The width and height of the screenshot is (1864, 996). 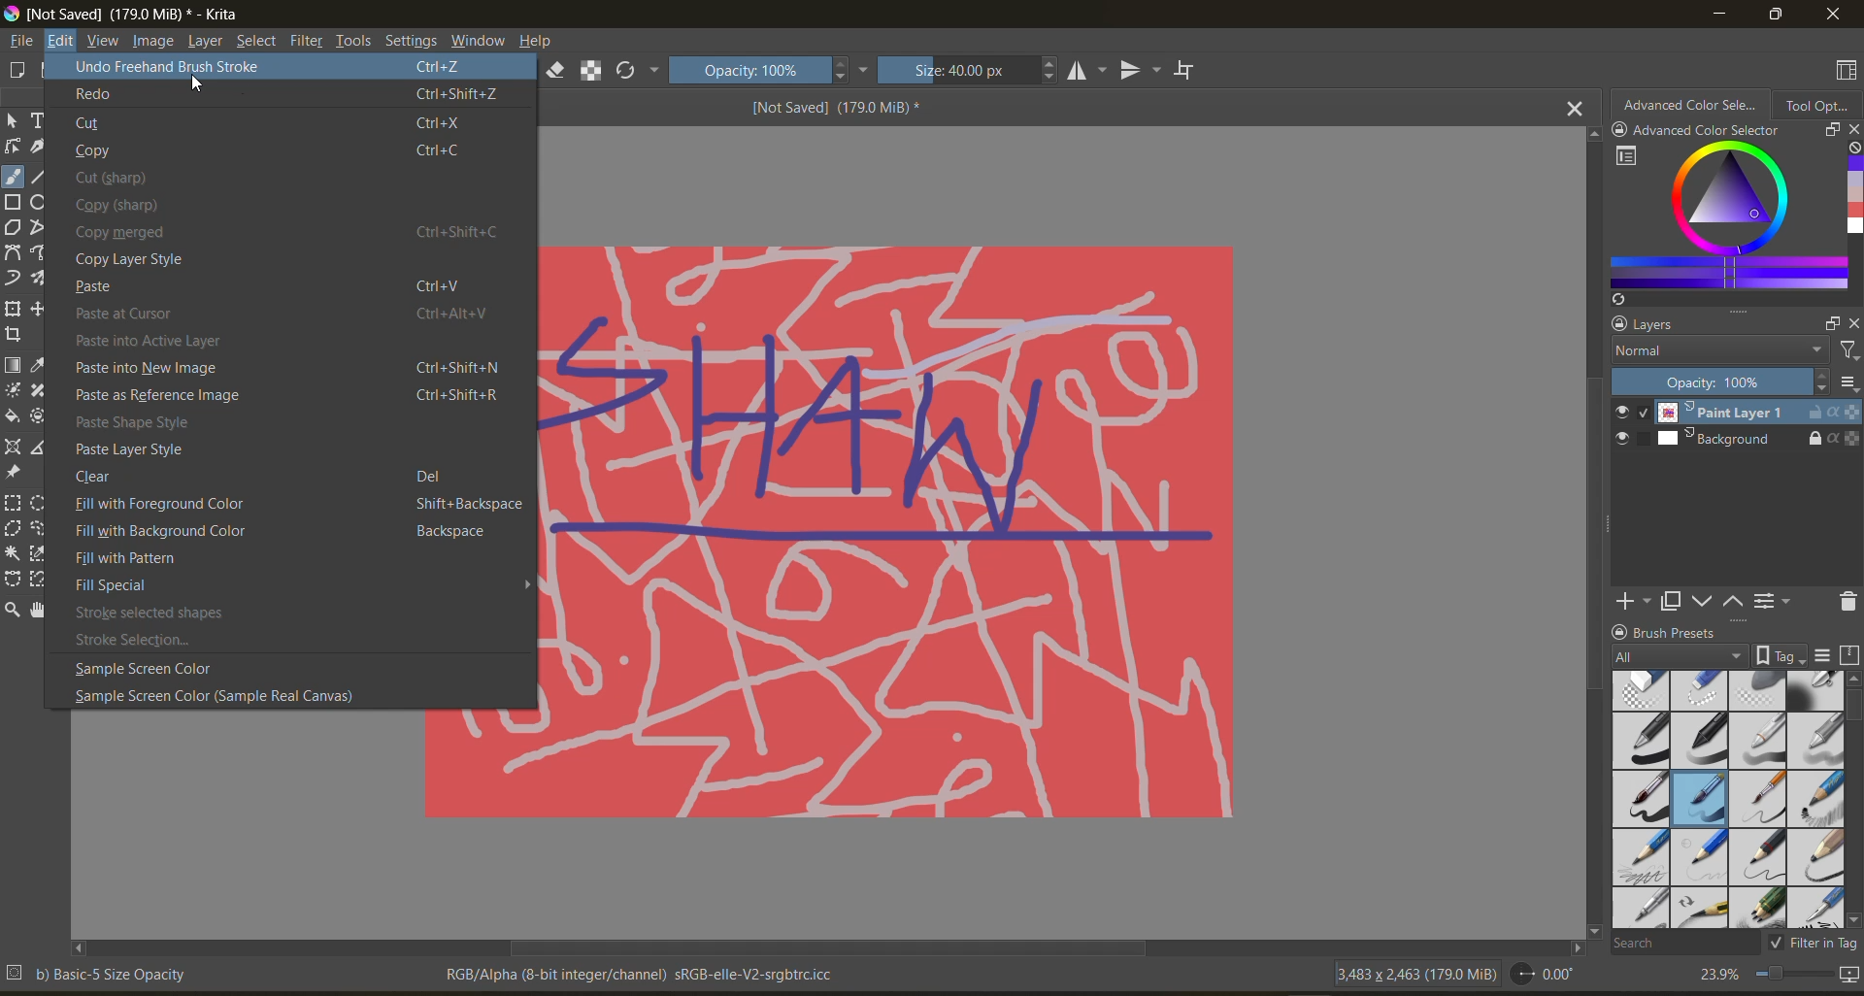 I want to click on duplicate, so click(x=1672, y=601).